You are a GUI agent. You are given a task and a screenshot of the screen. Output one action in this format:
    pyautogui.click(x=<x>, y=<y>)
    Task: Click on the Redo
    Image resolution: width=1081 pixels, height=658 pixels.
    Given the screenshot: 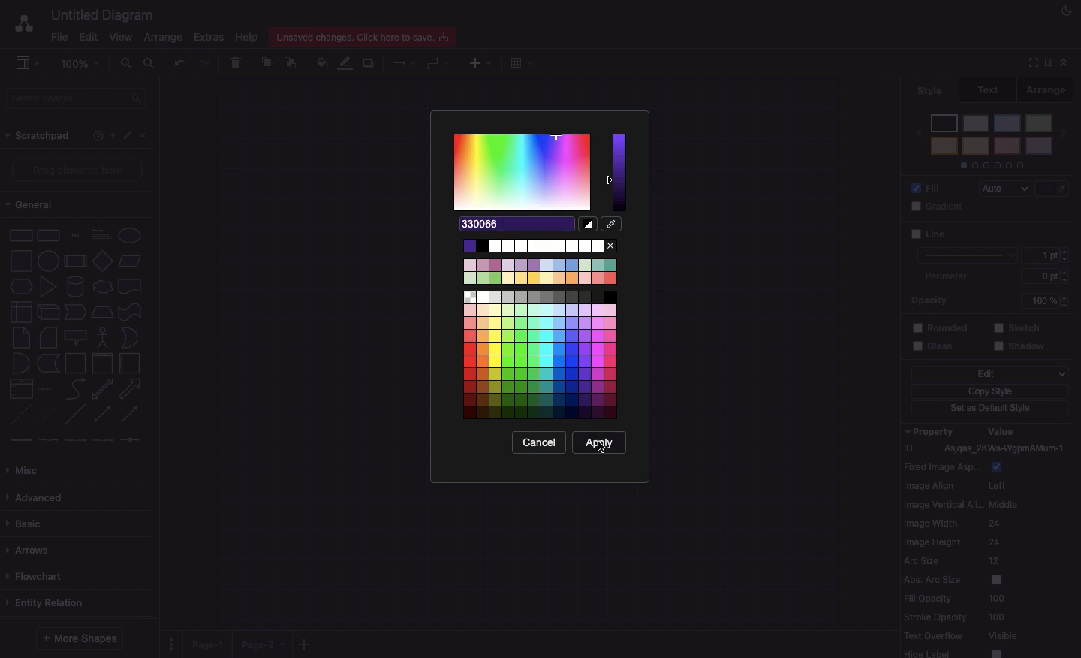 What is the action you would take?
    pyautogui.click(x=206, y=62)
    